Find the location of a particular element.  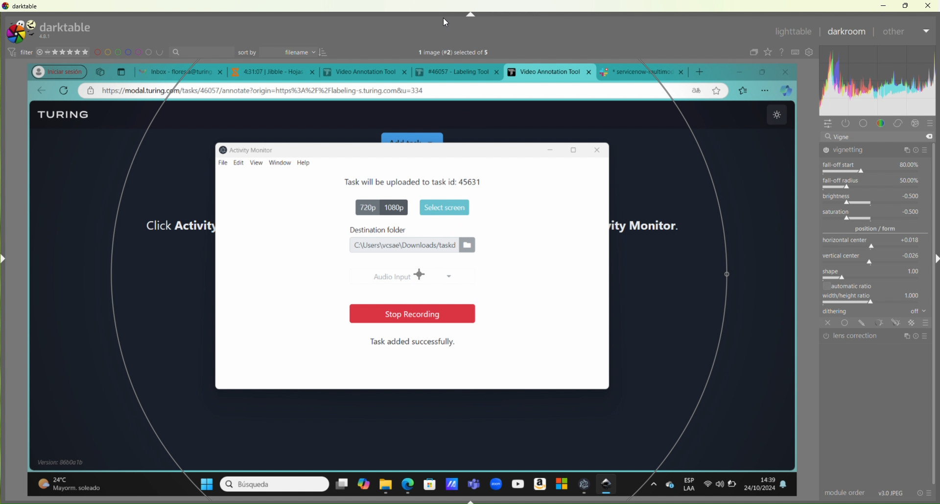

vertical center is located at coordinates (873, 257).